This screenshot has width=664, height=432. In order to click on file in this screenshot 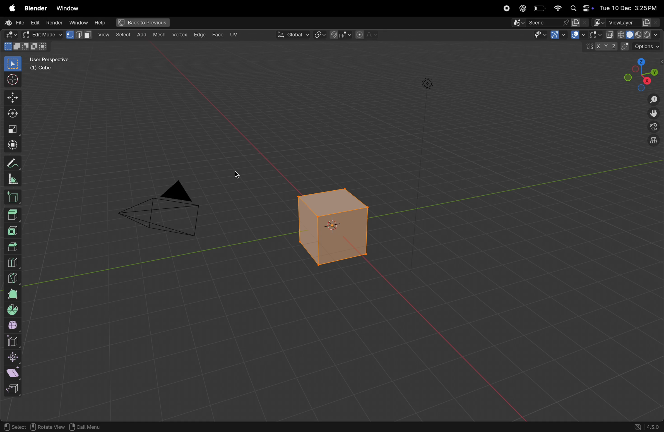, I will do `click(13, 22)`.